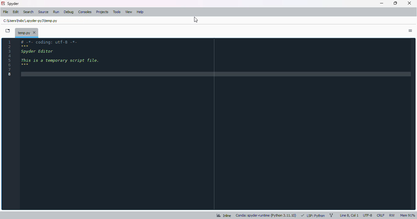 Image resolution: width=417 pixels, height=219 pixels. I want to click on maximize, so click(395, 3).